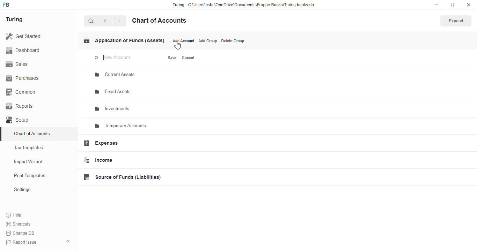 This screenshot has height=251, width=477. I want to click on turing, so click(14, 20).